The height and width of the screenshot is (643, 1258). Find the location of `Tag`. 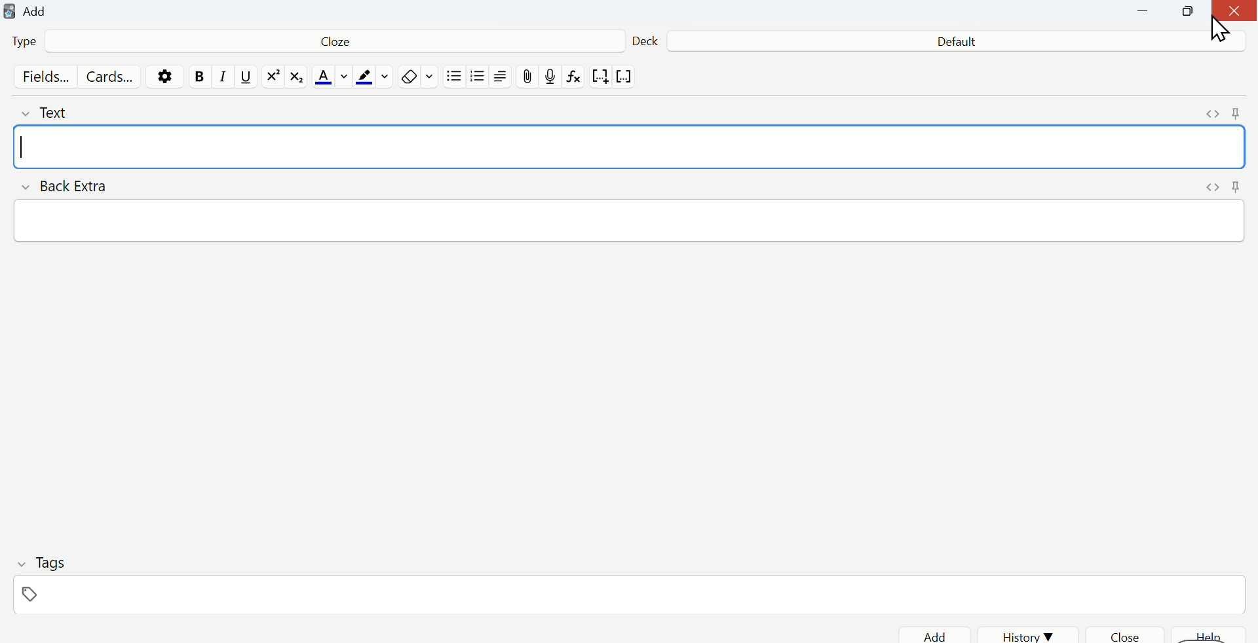

Tag is located at coordinates (27, 595).